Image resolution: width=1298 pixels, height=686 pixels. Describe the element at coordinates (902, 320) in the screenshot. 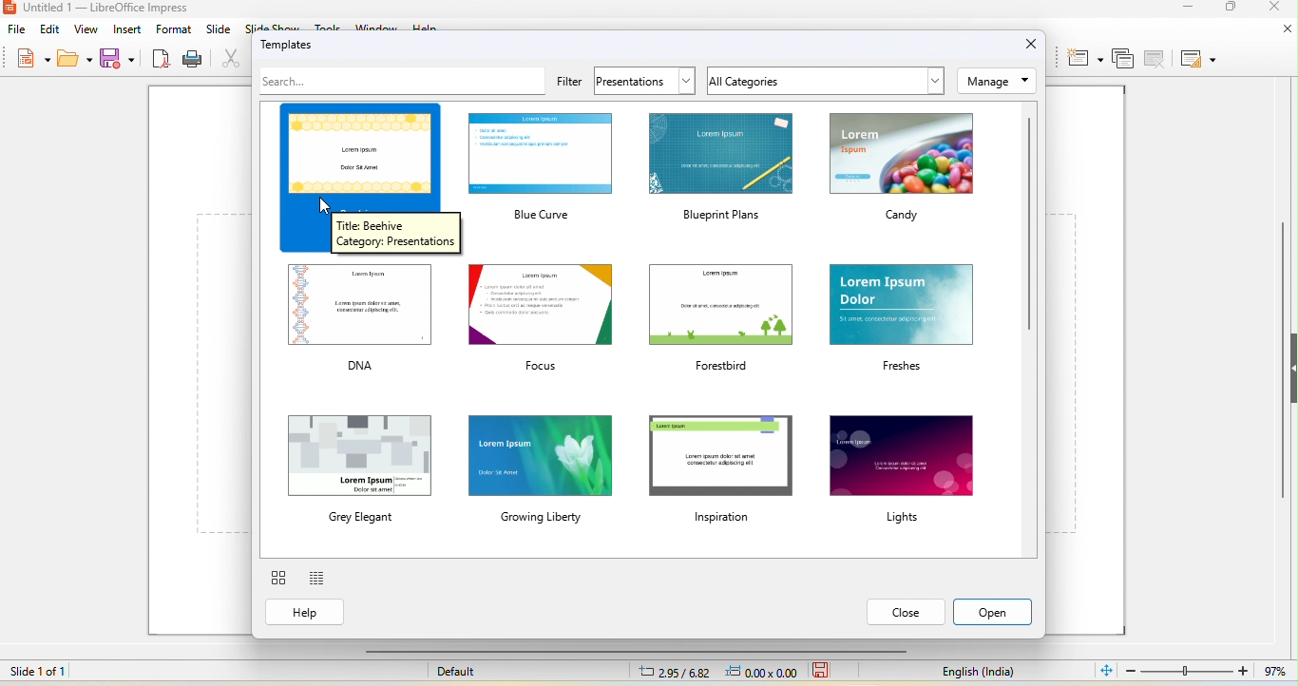

I see `larem ipsum dolor` at that location.